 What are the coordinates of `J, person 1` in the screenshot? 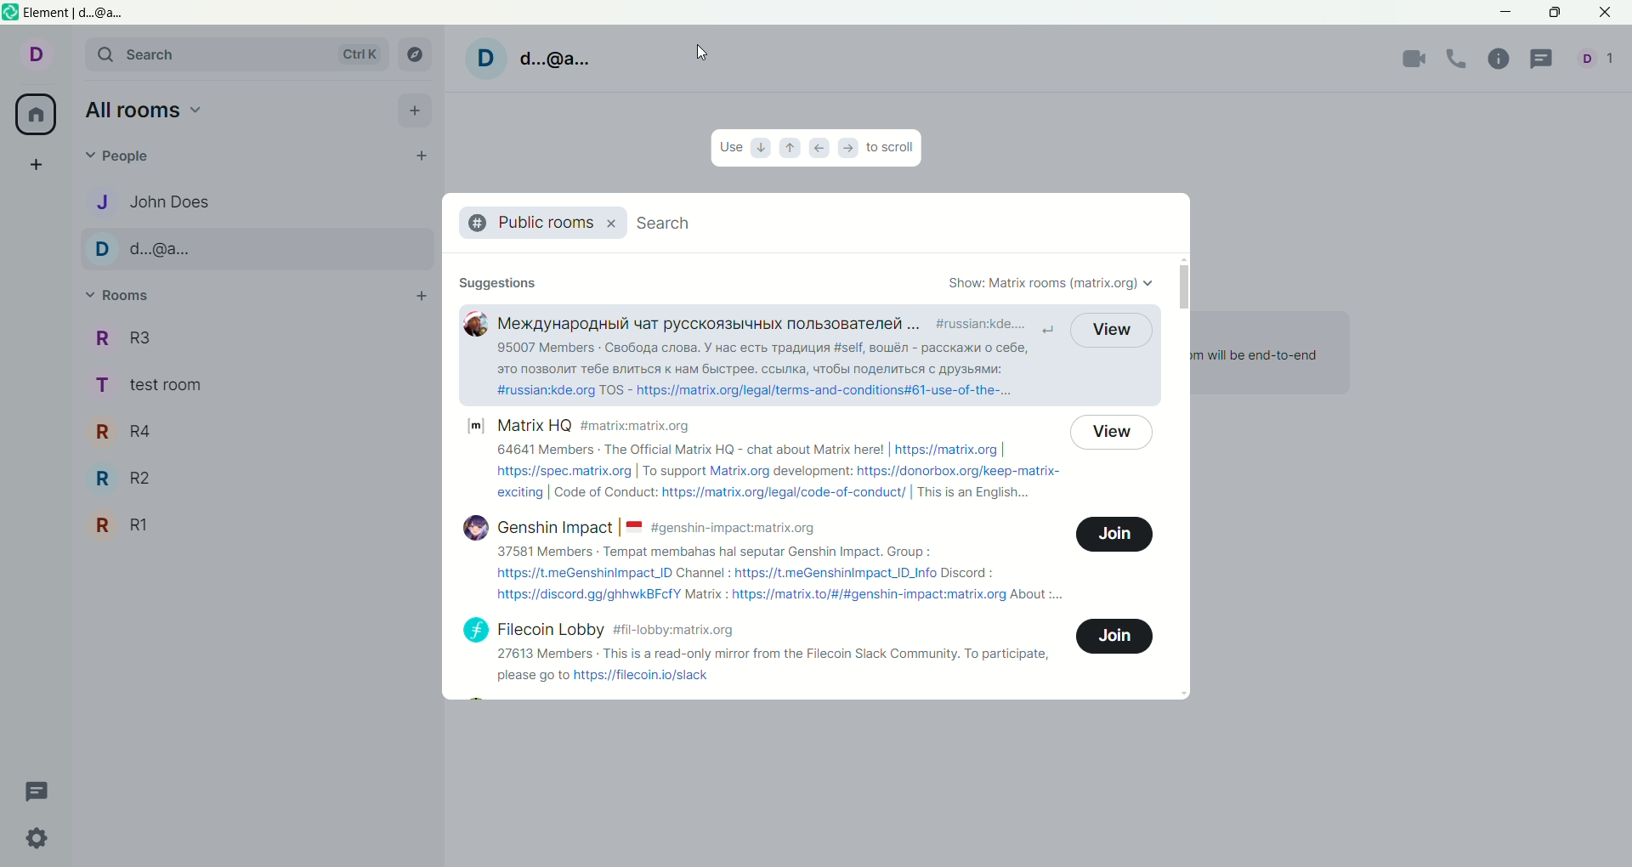 It's located at (253, 201).